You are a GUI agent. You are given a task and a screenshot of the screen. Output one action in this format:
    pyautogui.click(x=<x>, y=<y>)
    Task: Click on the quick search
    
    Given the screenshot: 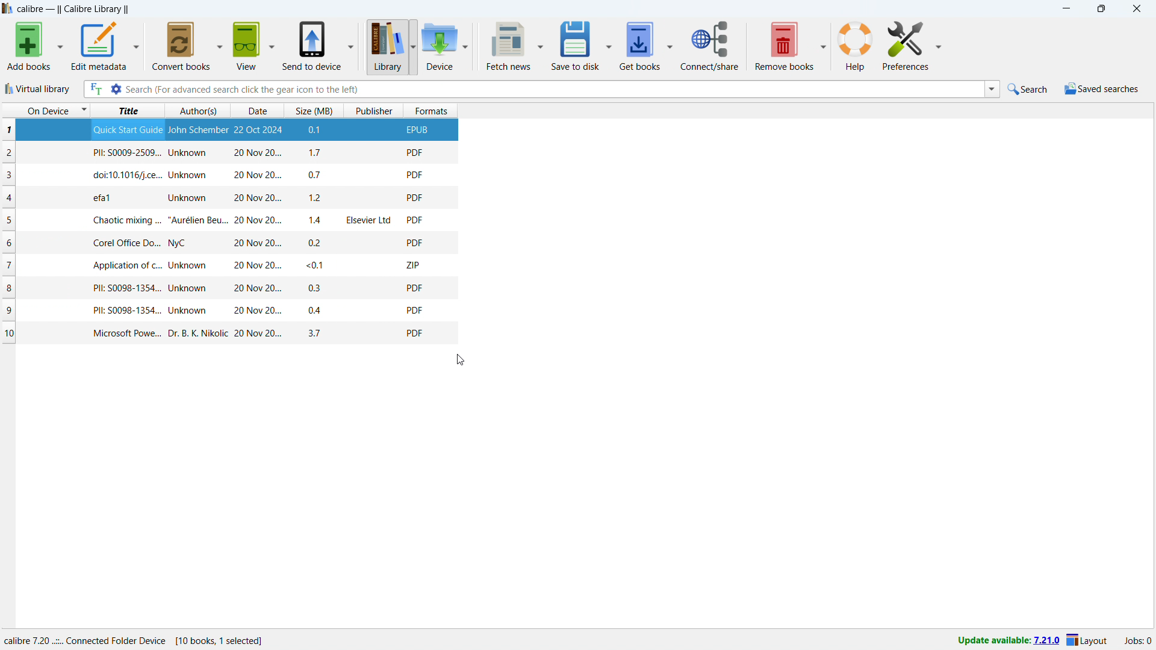 What is the action you would take?
    pyautogui.click(x=1028, y=89)
    